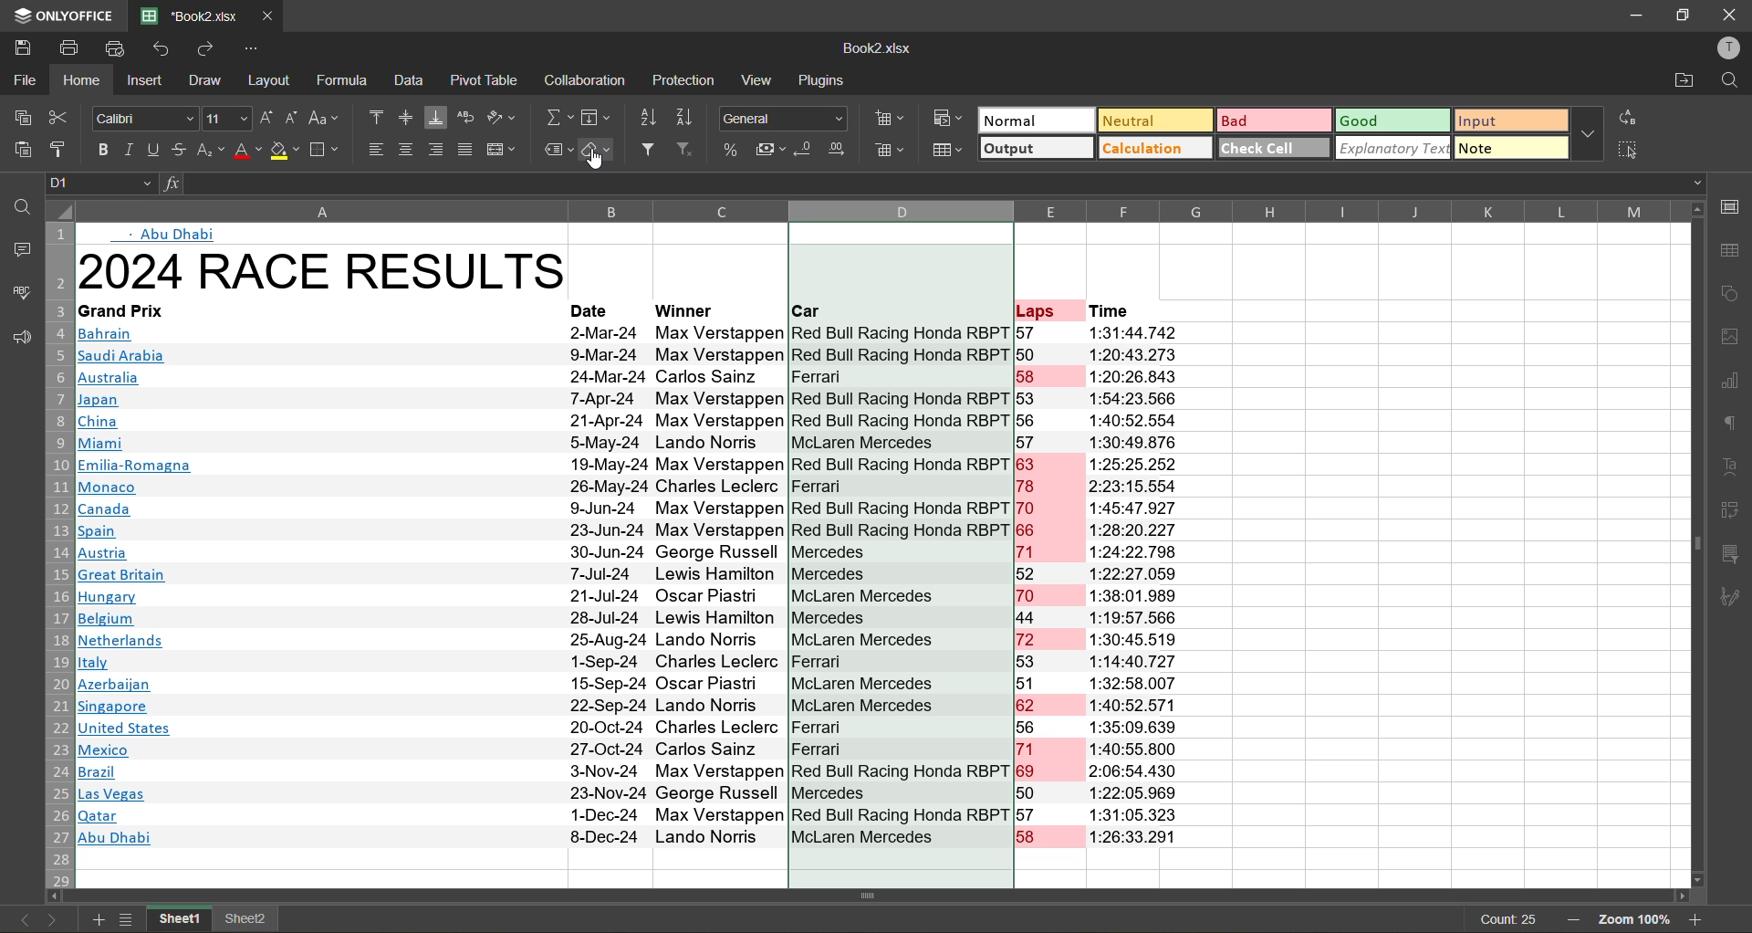  Describe the element at coordinates (1392, 148) in the screenshot. I see `explanatory text` at that location.